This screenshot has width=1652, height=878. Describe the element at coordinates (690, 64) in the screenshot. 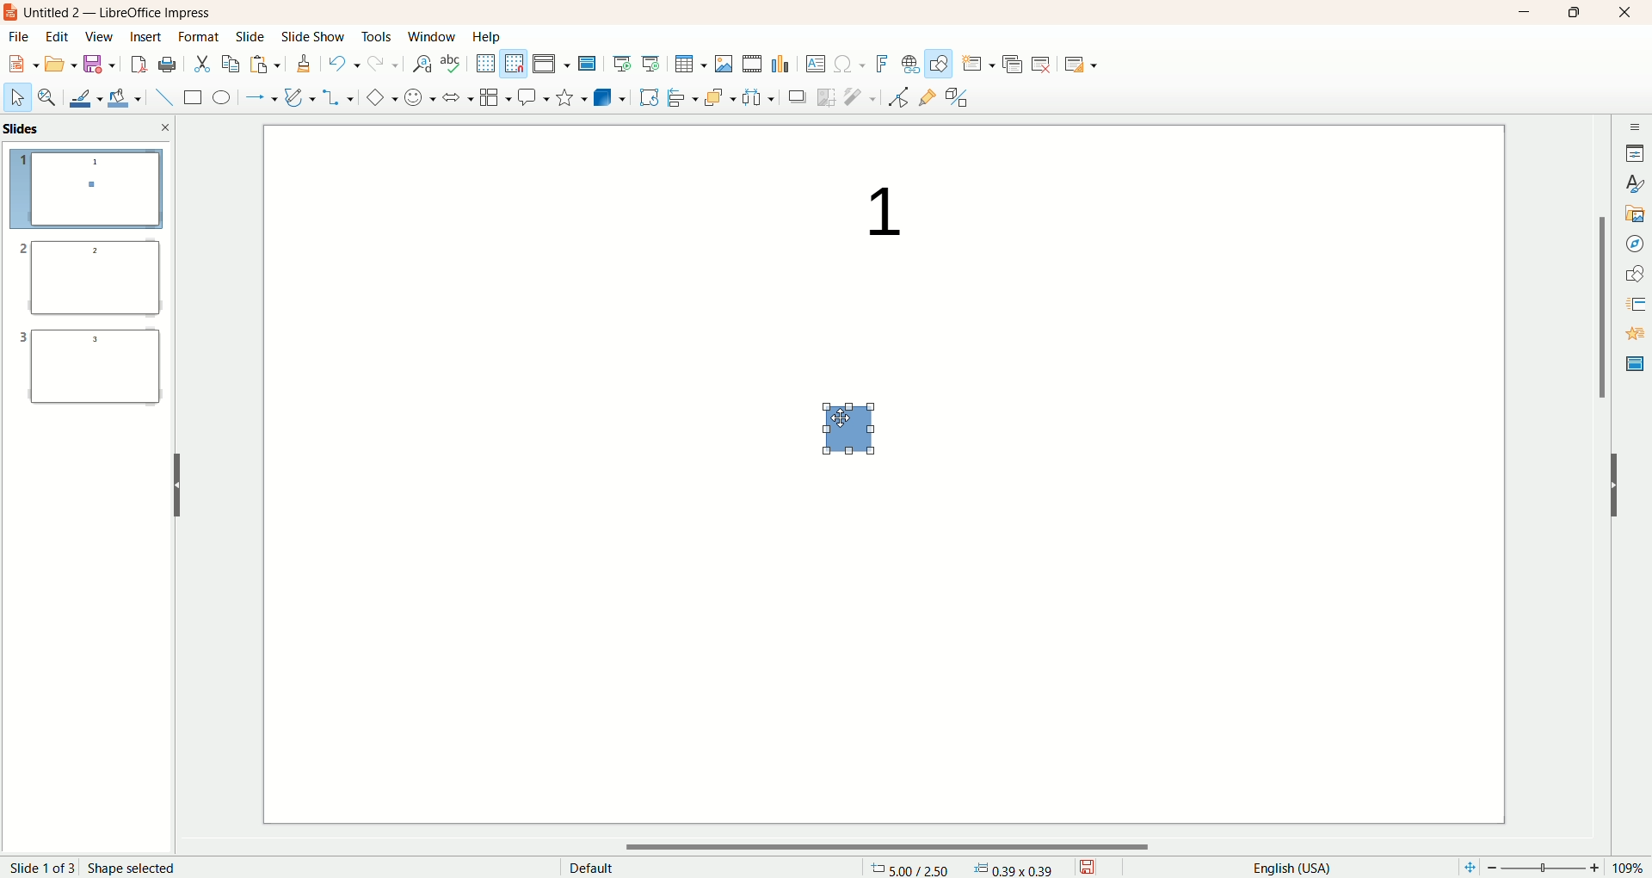

I see `insert table` at that location.